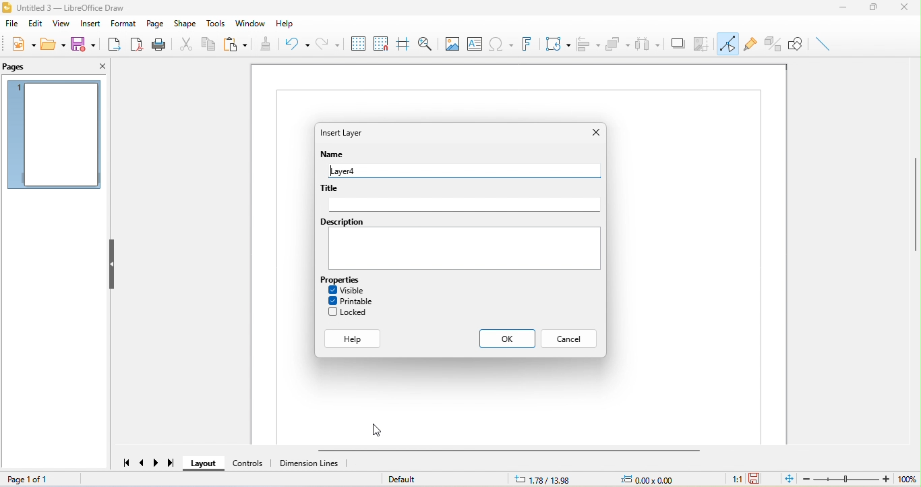 Image resolution: width=921 pixels, height=487 pixels. I want to click on Help, so click(351, 339).